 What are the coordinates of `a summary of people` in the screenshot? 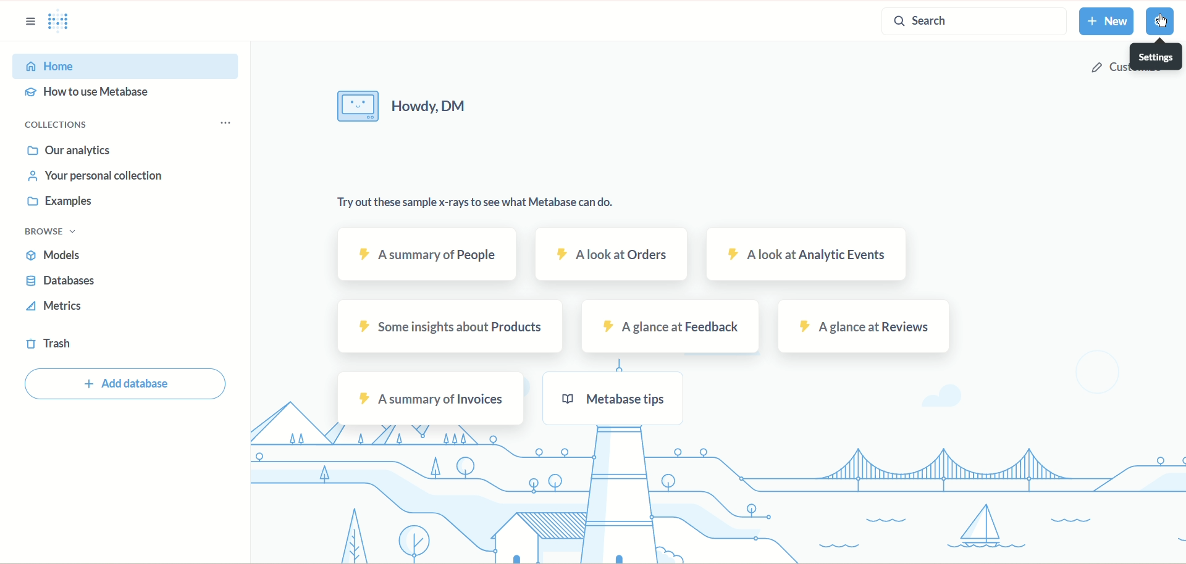 It's located at (429, 254).